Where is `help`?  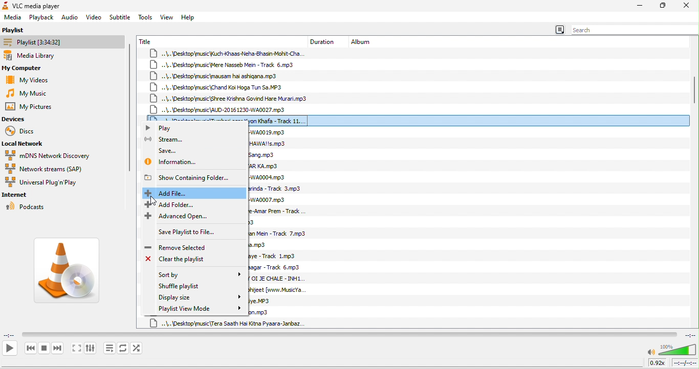 help is located at coordinates (189, 17).